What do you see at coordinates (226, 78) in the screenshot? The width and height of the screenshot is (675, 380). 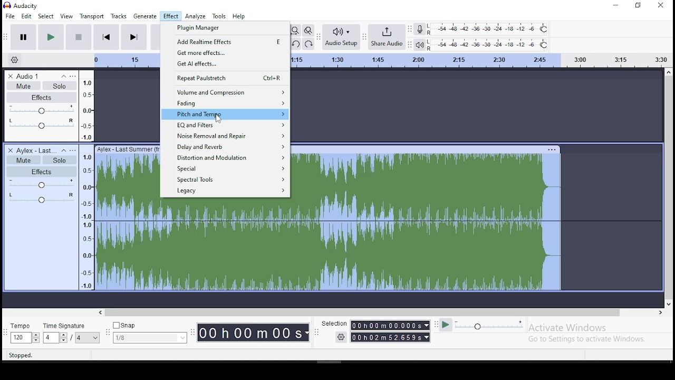 I see `repeat paulstretch` at bounding box center [226, 78].